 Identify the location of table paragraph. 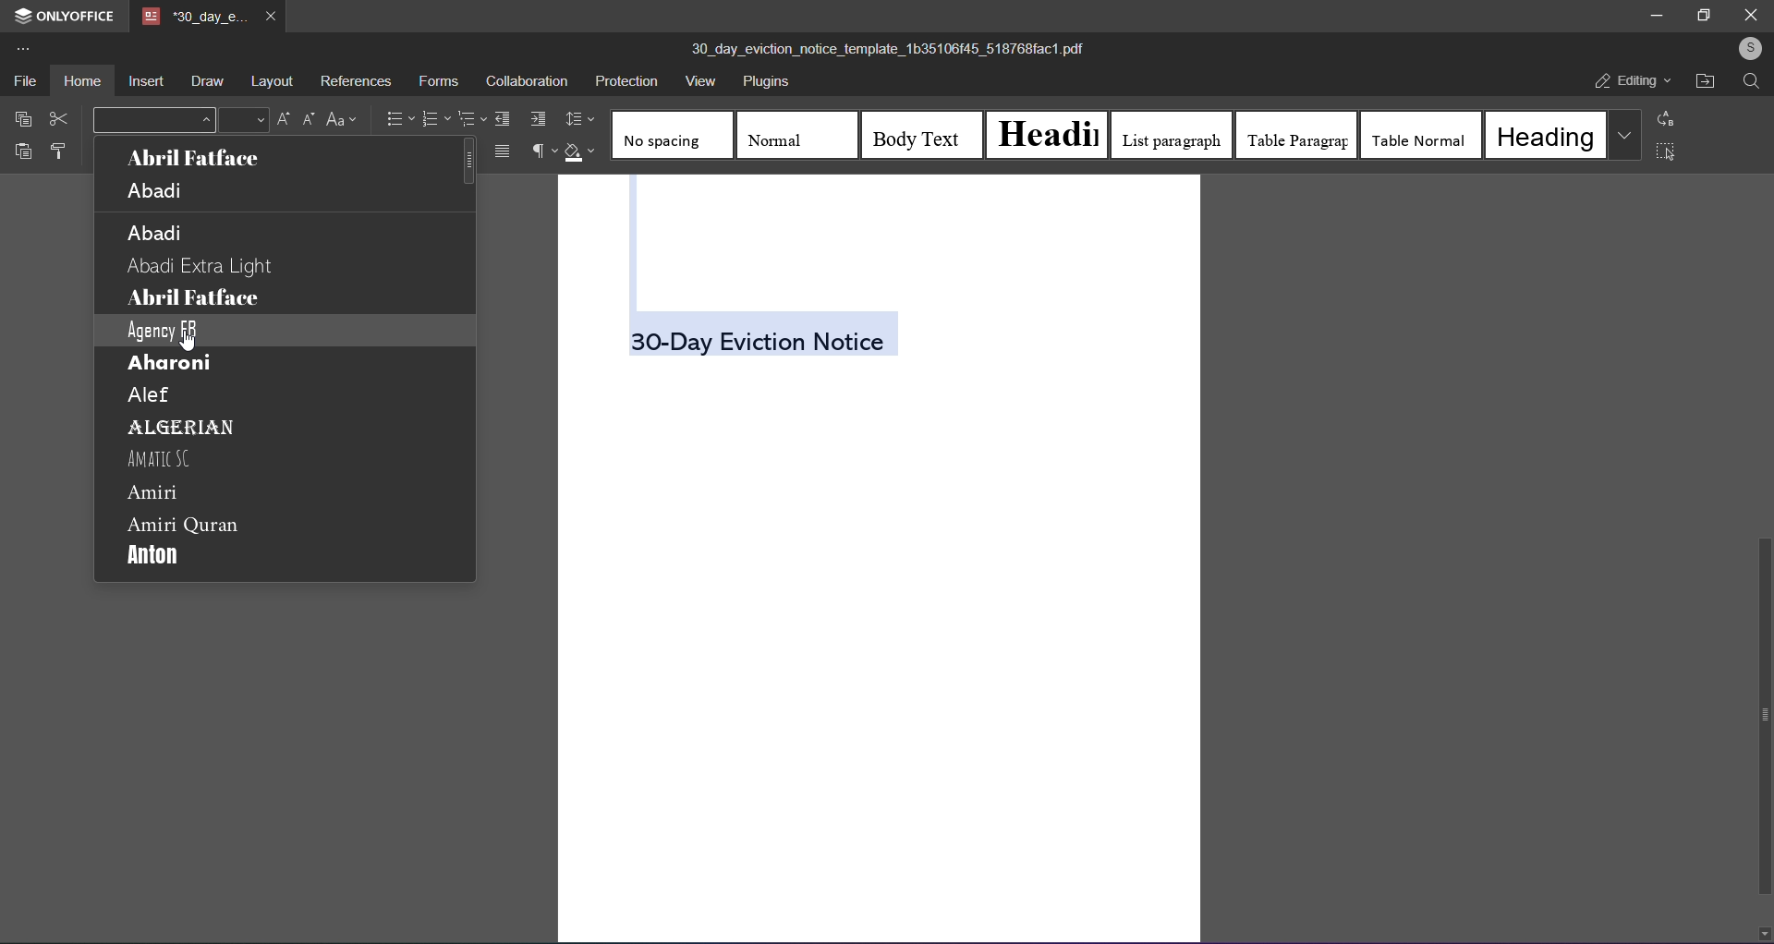
(1294, 135).